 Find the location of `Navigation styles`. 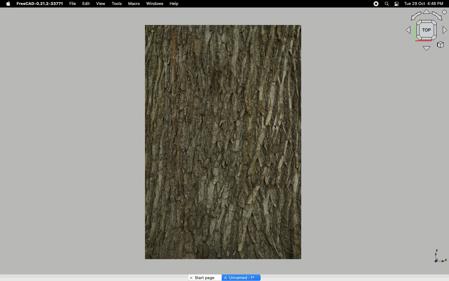

Navigation styles is located at coordinates (425, 30).